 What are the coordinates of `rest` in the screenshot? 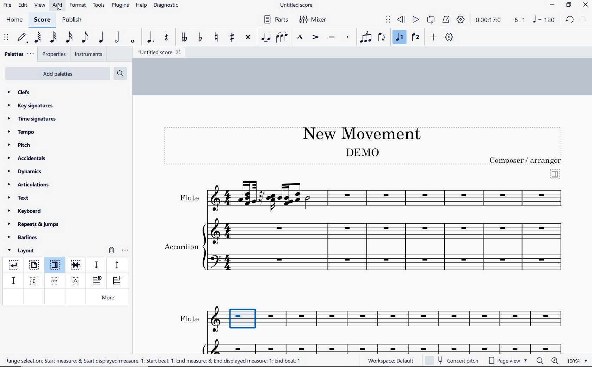 It's located at (167, 38).